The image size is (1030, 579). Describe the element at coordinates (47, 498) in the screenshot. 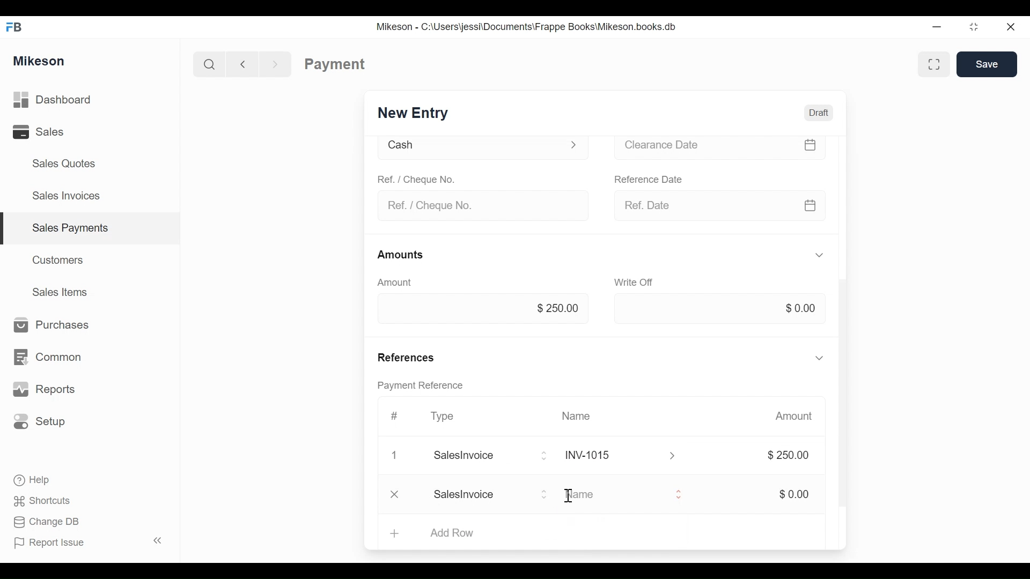

I see `Shortcuts` at that location.